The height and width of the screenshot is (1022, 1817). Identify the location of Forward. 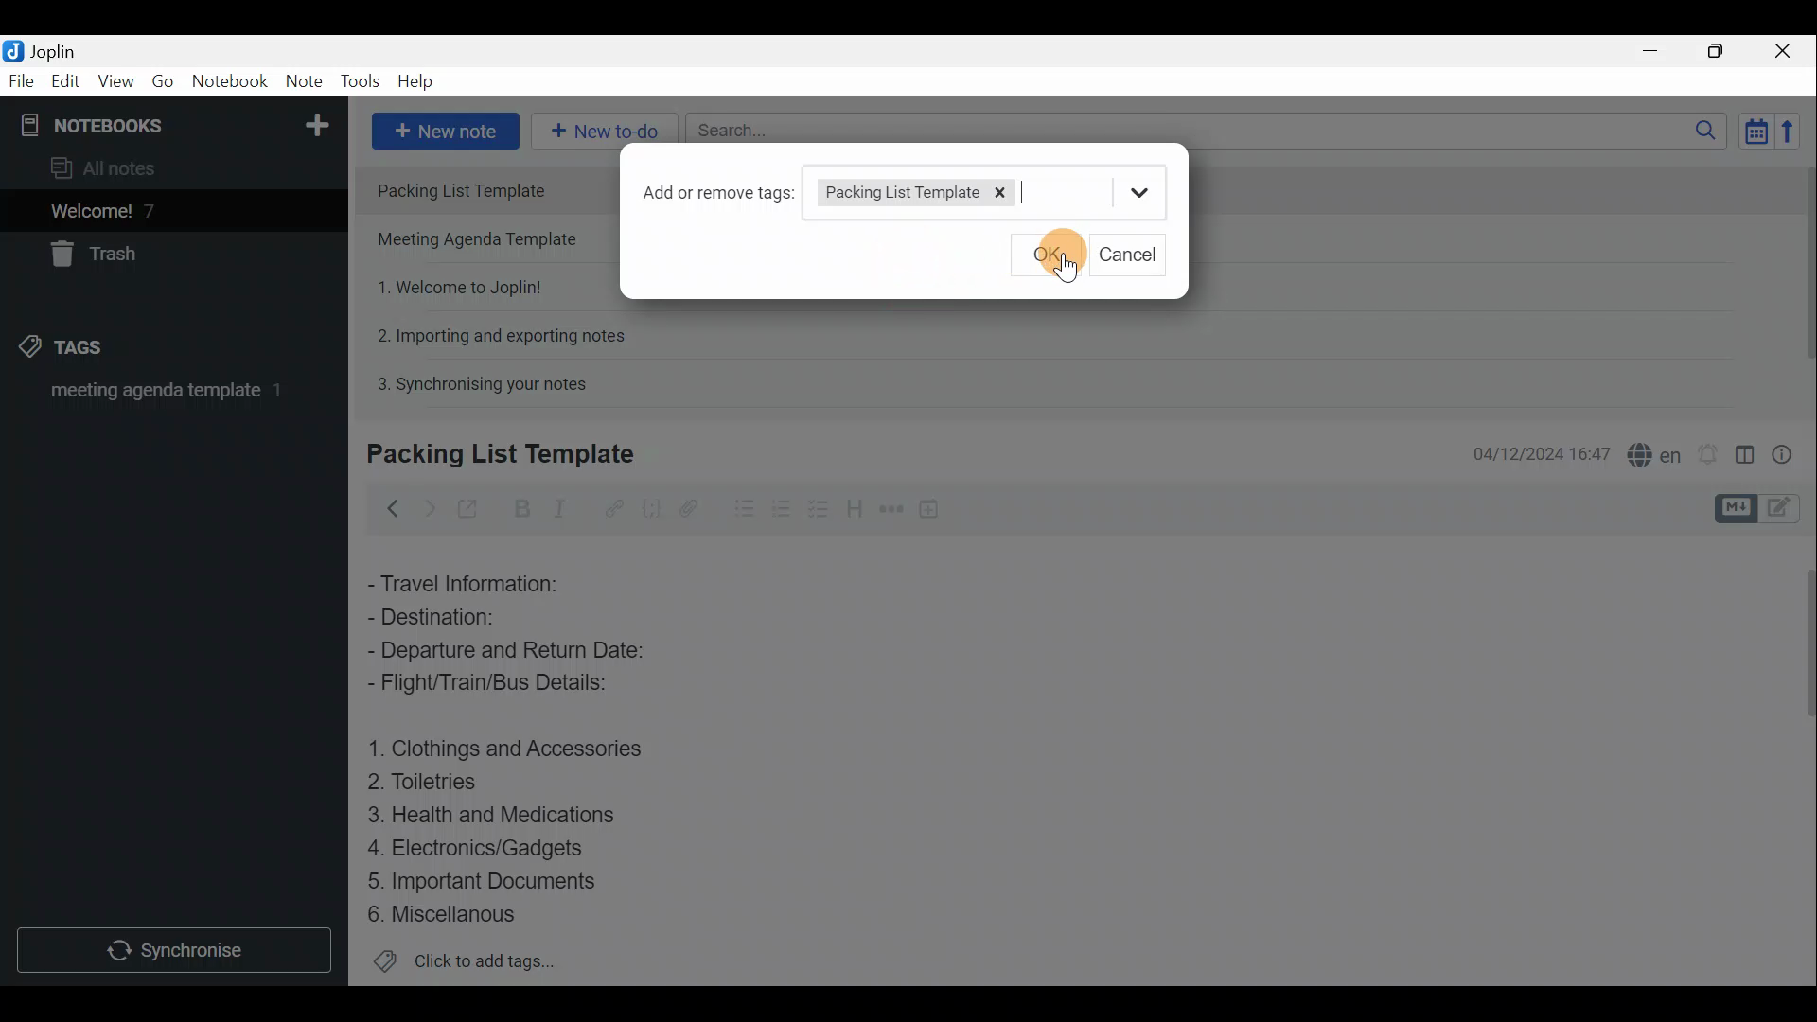
(426, 506).